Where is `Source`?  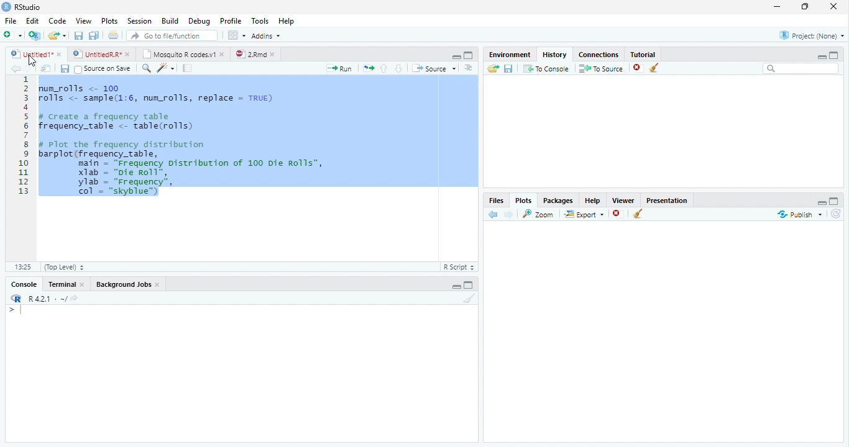 Source is located at coordinates (434, 69).